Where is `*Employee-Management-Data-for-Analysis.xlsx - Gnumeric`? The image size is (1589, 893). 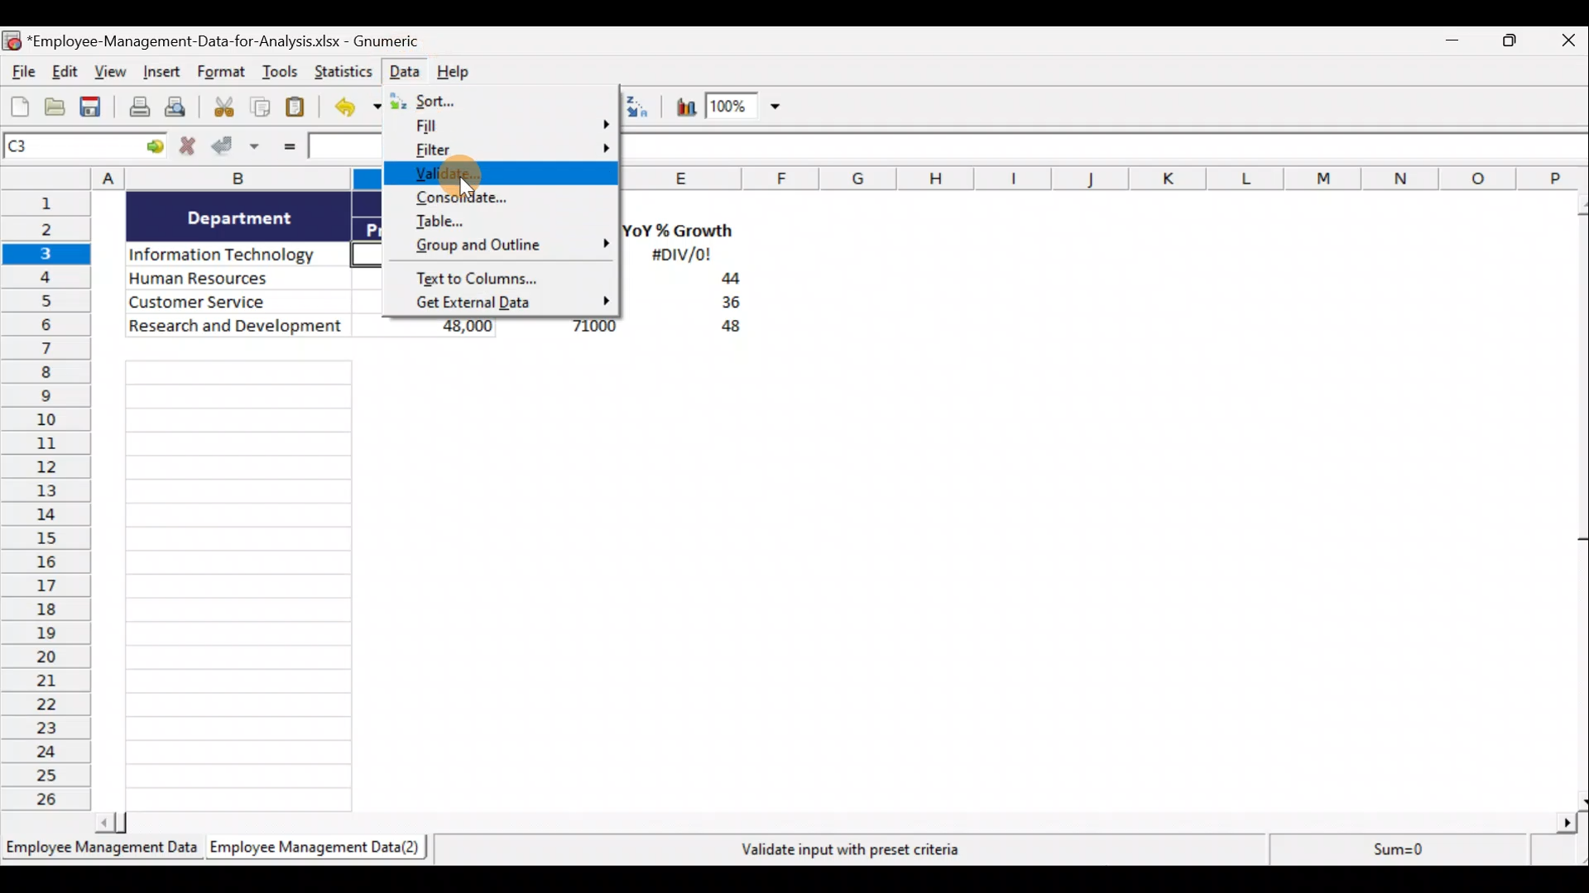
*Employee-Management-Data-for-Analysis.xlsx - Gnumeric is located at coordinates (242, 40).